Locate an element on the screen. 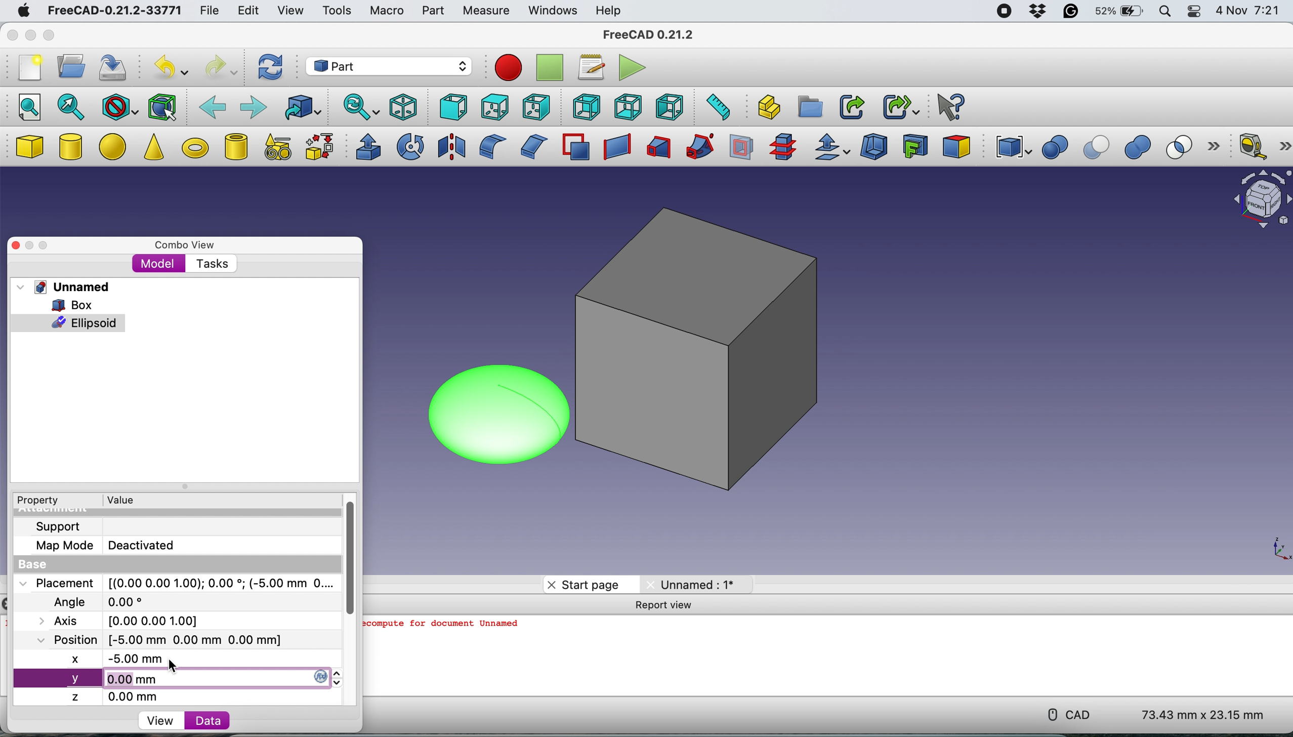 The height and width of the screenshot is (737, 1293). cross section is located at coordinates (783, 147).